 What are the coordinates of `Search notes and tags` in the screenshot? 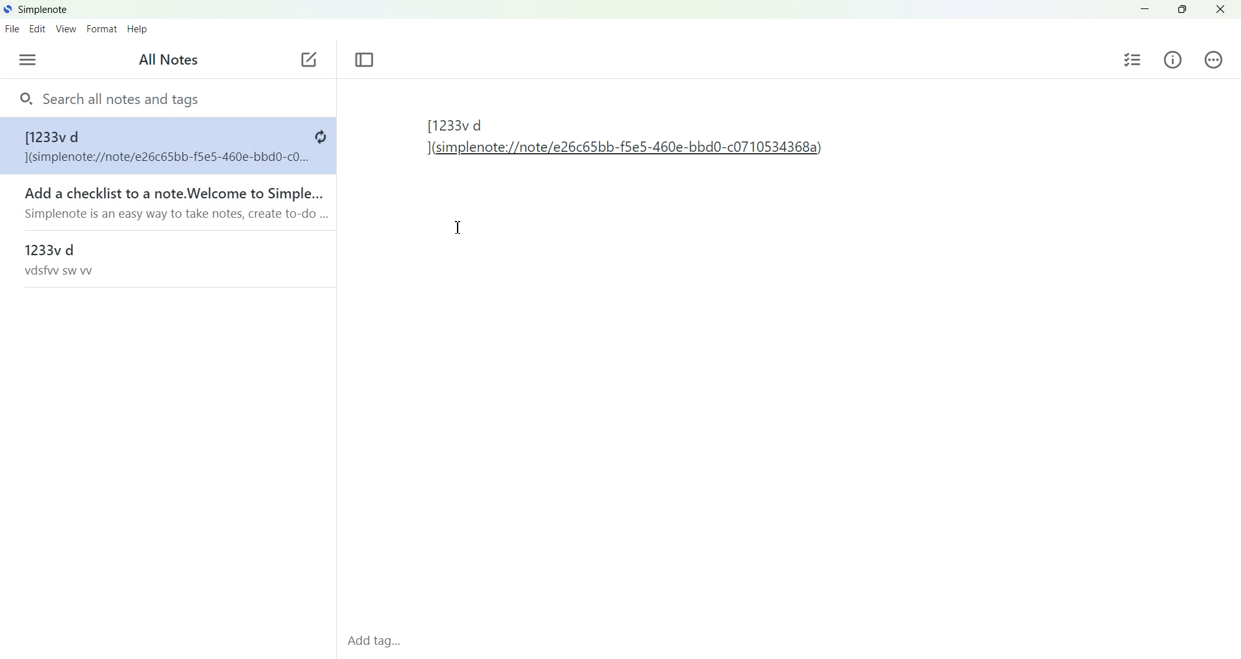 It's located at (167, 98).